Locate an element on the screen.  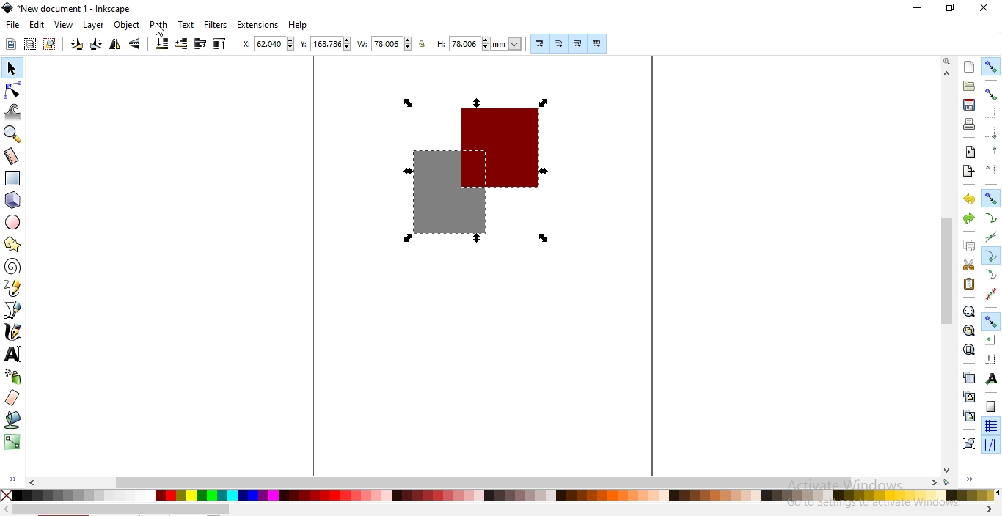
view is located at coordinates (64, 26).